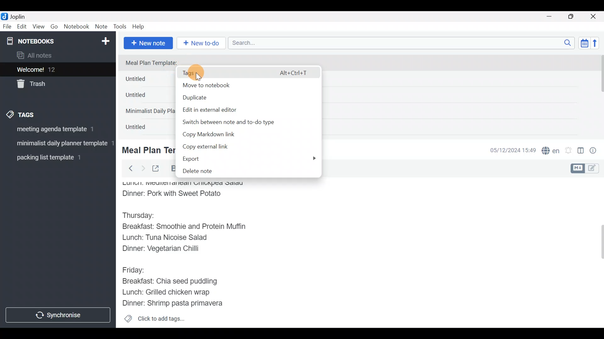 This screenshot has width=604, height=339. What do you see at coordinates (77, 27) in the screenshot?
I see `Notebook` at bounding box center [77, 27].